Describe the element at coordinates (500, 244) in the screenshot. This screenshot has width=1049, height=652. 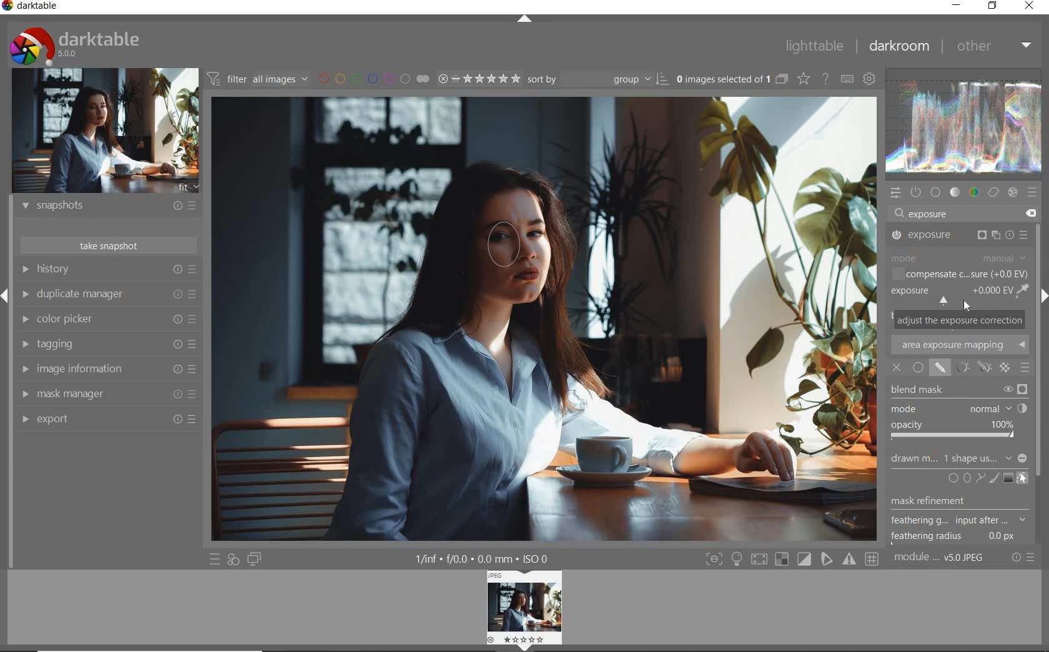
I see `DRAWN MASK` at that location.